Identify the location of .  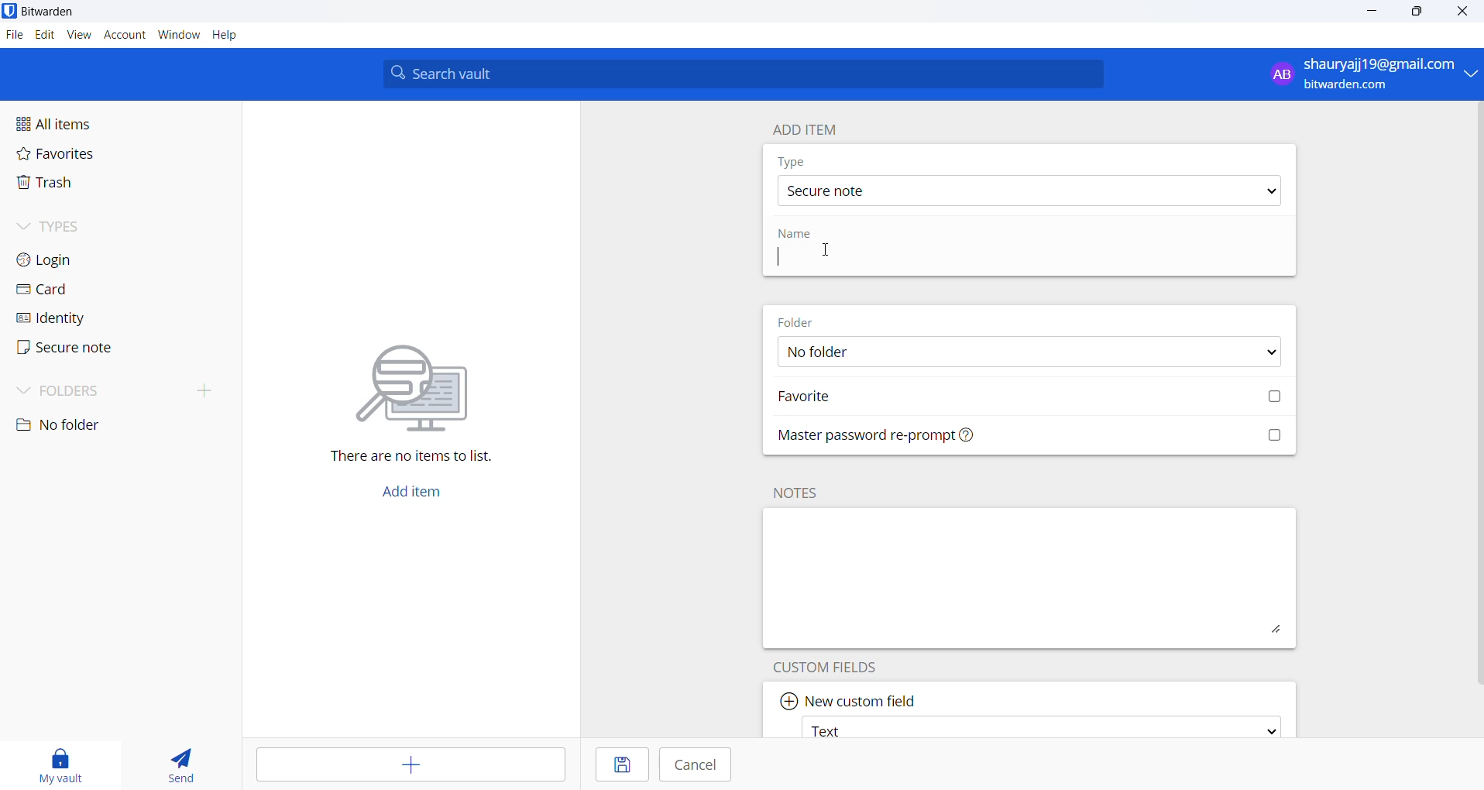
(800, 323).